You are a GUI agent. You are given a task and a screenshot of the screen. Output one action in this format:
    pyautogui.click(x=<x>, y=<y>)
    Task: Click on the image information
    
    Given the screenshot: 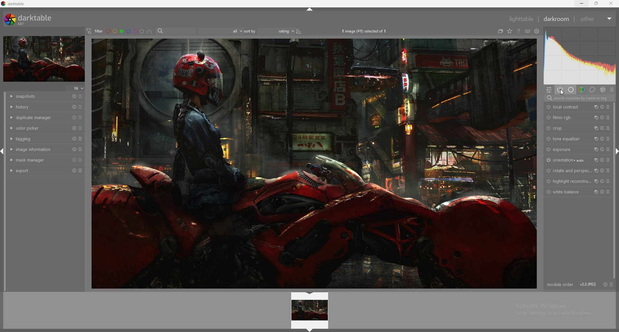 What is the action you would take?
    pyautogui.click(x=38, y=149)
    